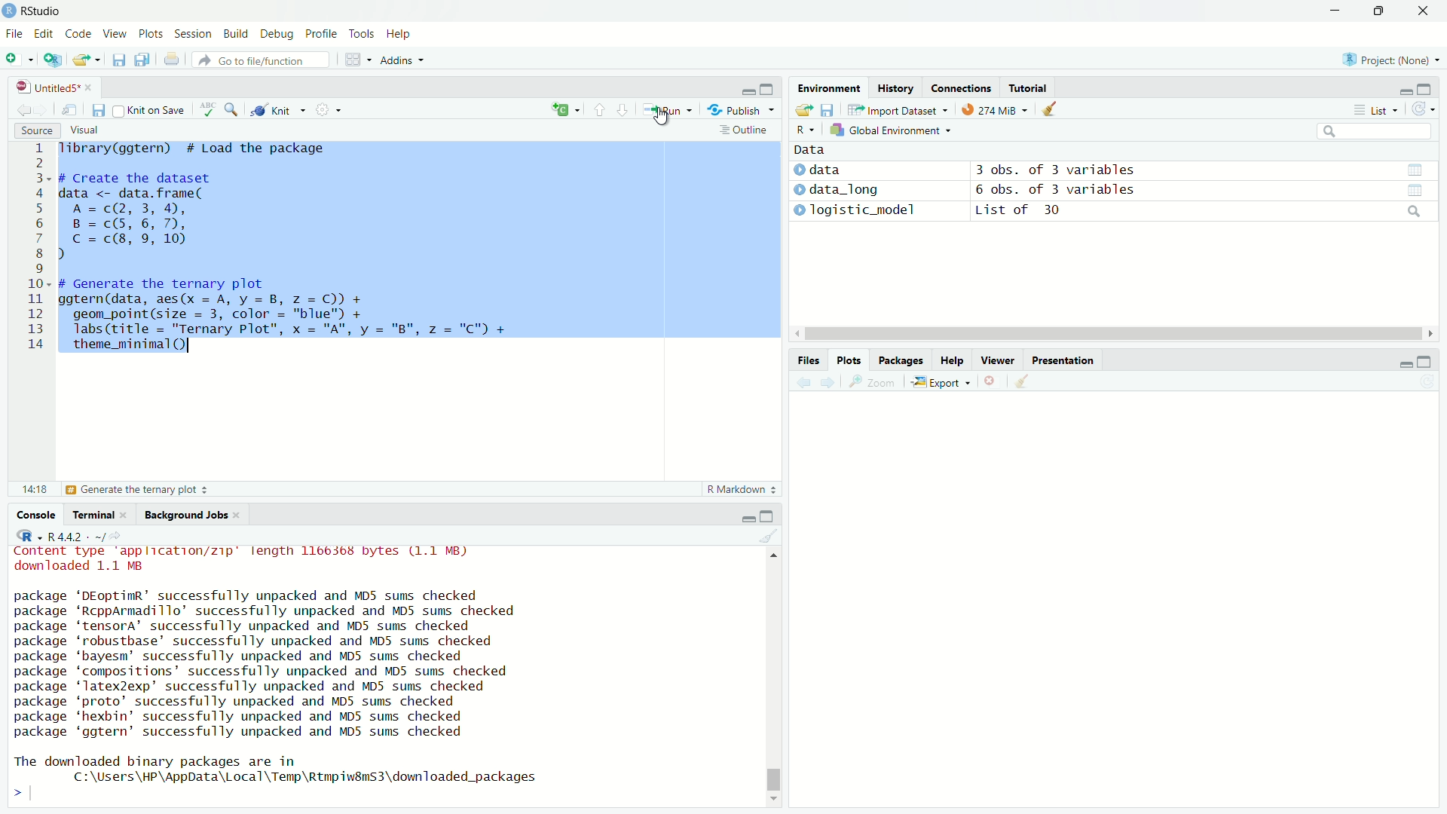 This screenshot has height=814, width=1447. What do you see at coordinates (804, 383) in the screenshot?
I see `back` at bounding box center [804, 383].